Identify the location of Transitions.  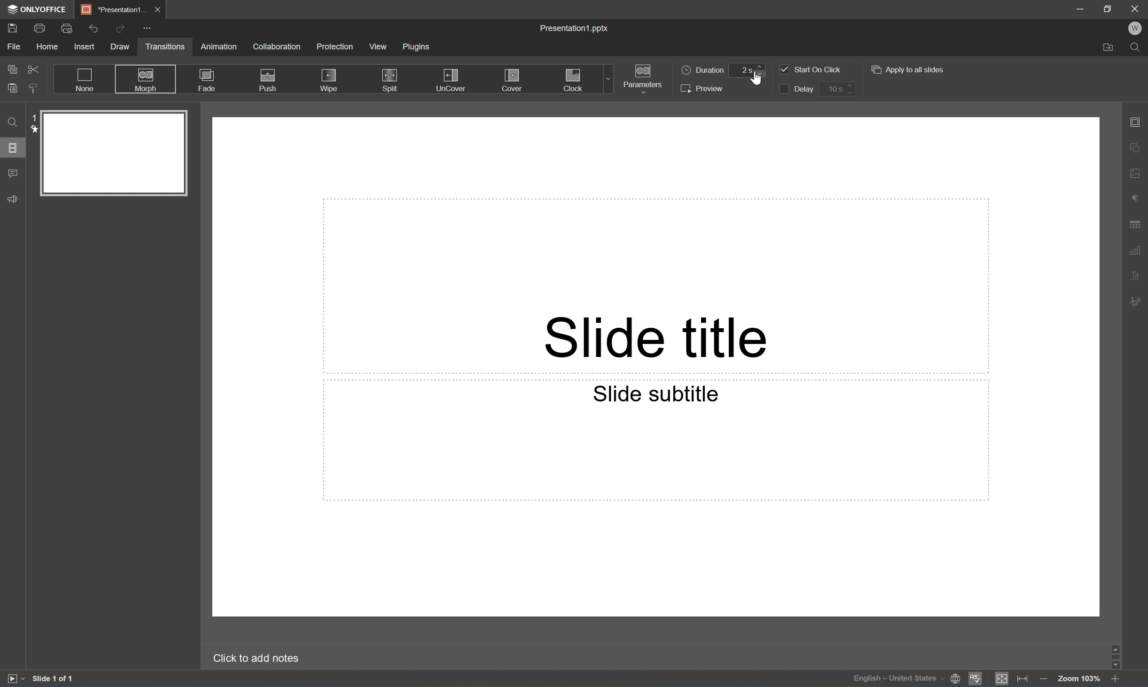
(165, 47).